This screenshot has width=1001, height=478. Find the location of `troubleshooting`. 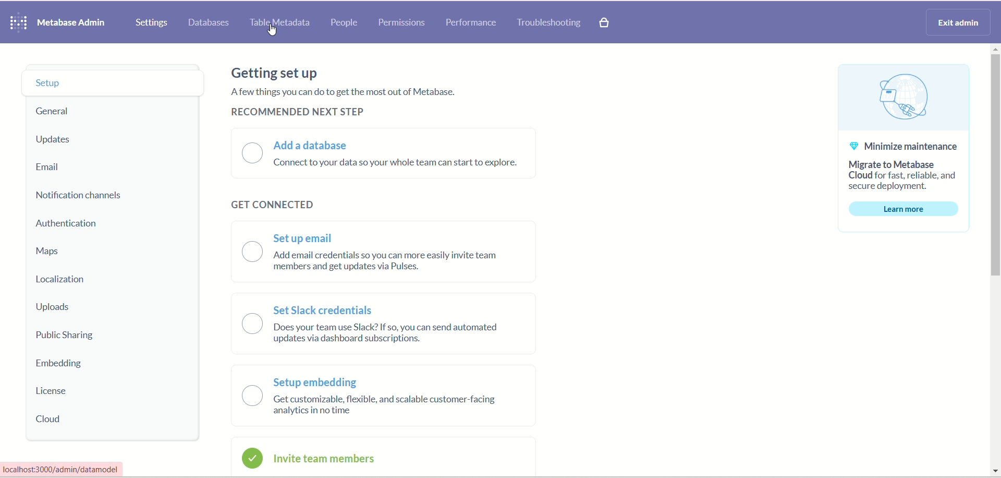

troubleshooting is located at coordinates (552, 24).